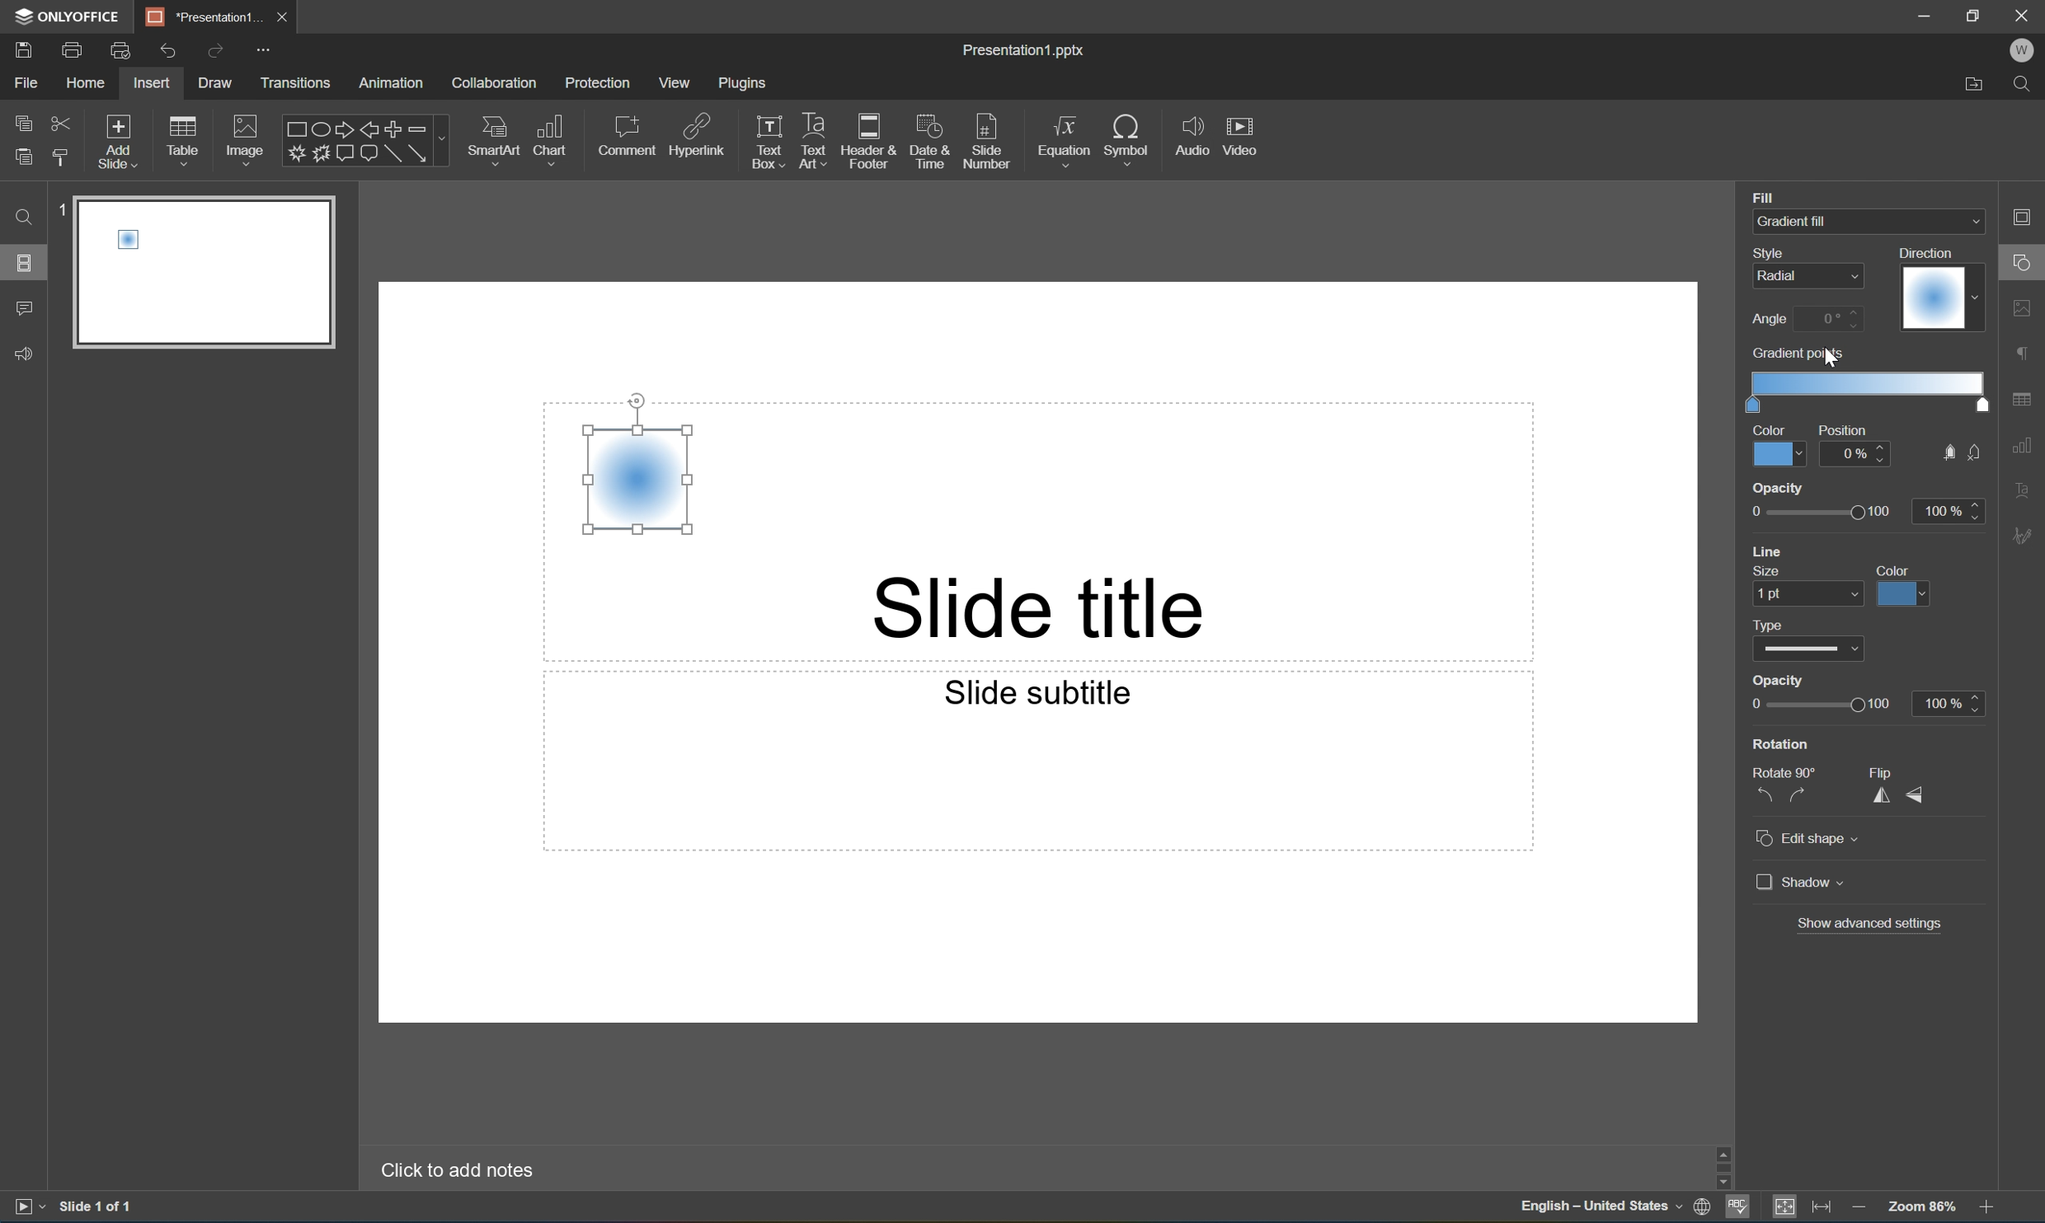 Image resolution: width=2045 pixels, height=1223 pixels. I want to click on Table, so click(183, 139).